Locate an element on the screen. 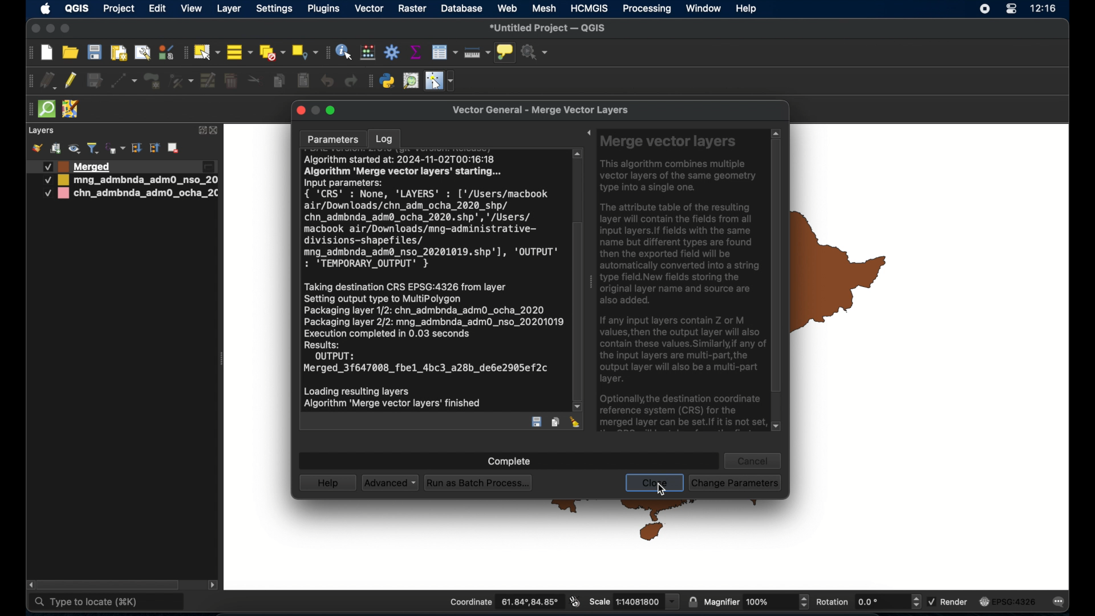 The image size is (1095, 616). vertex tool is located at coordinates (181, 80).